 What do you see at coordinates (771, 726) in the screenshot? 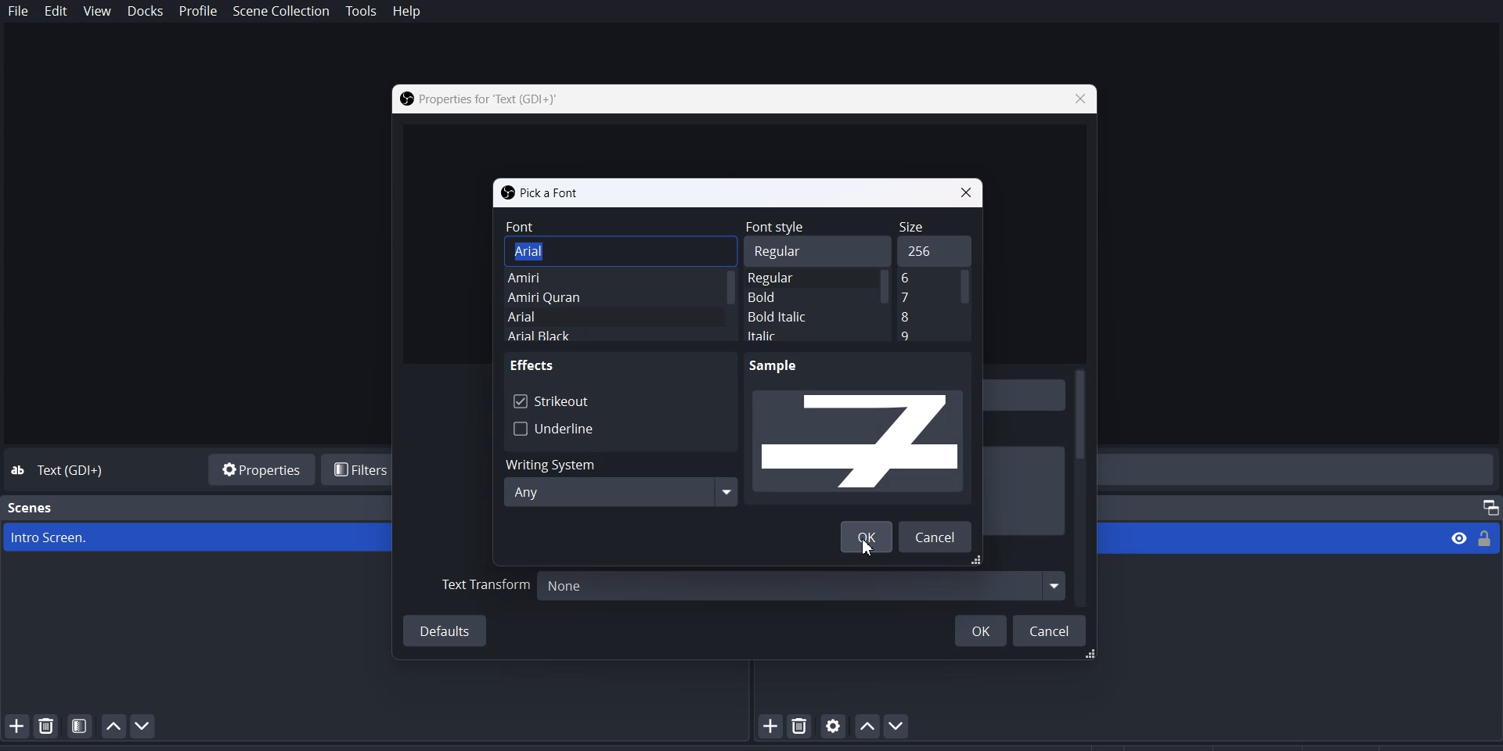
I see `Add Source` at bounding box center [771, 726].